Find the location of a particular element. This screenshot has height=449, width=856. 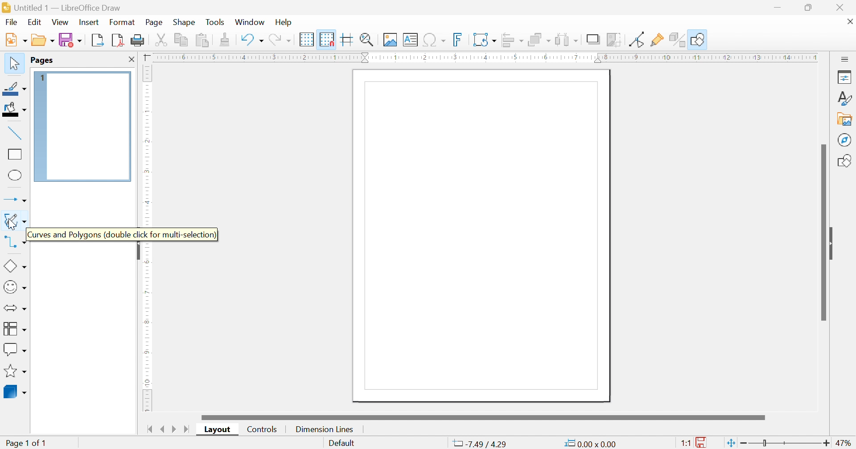

new is located at coordinates (16, 40).